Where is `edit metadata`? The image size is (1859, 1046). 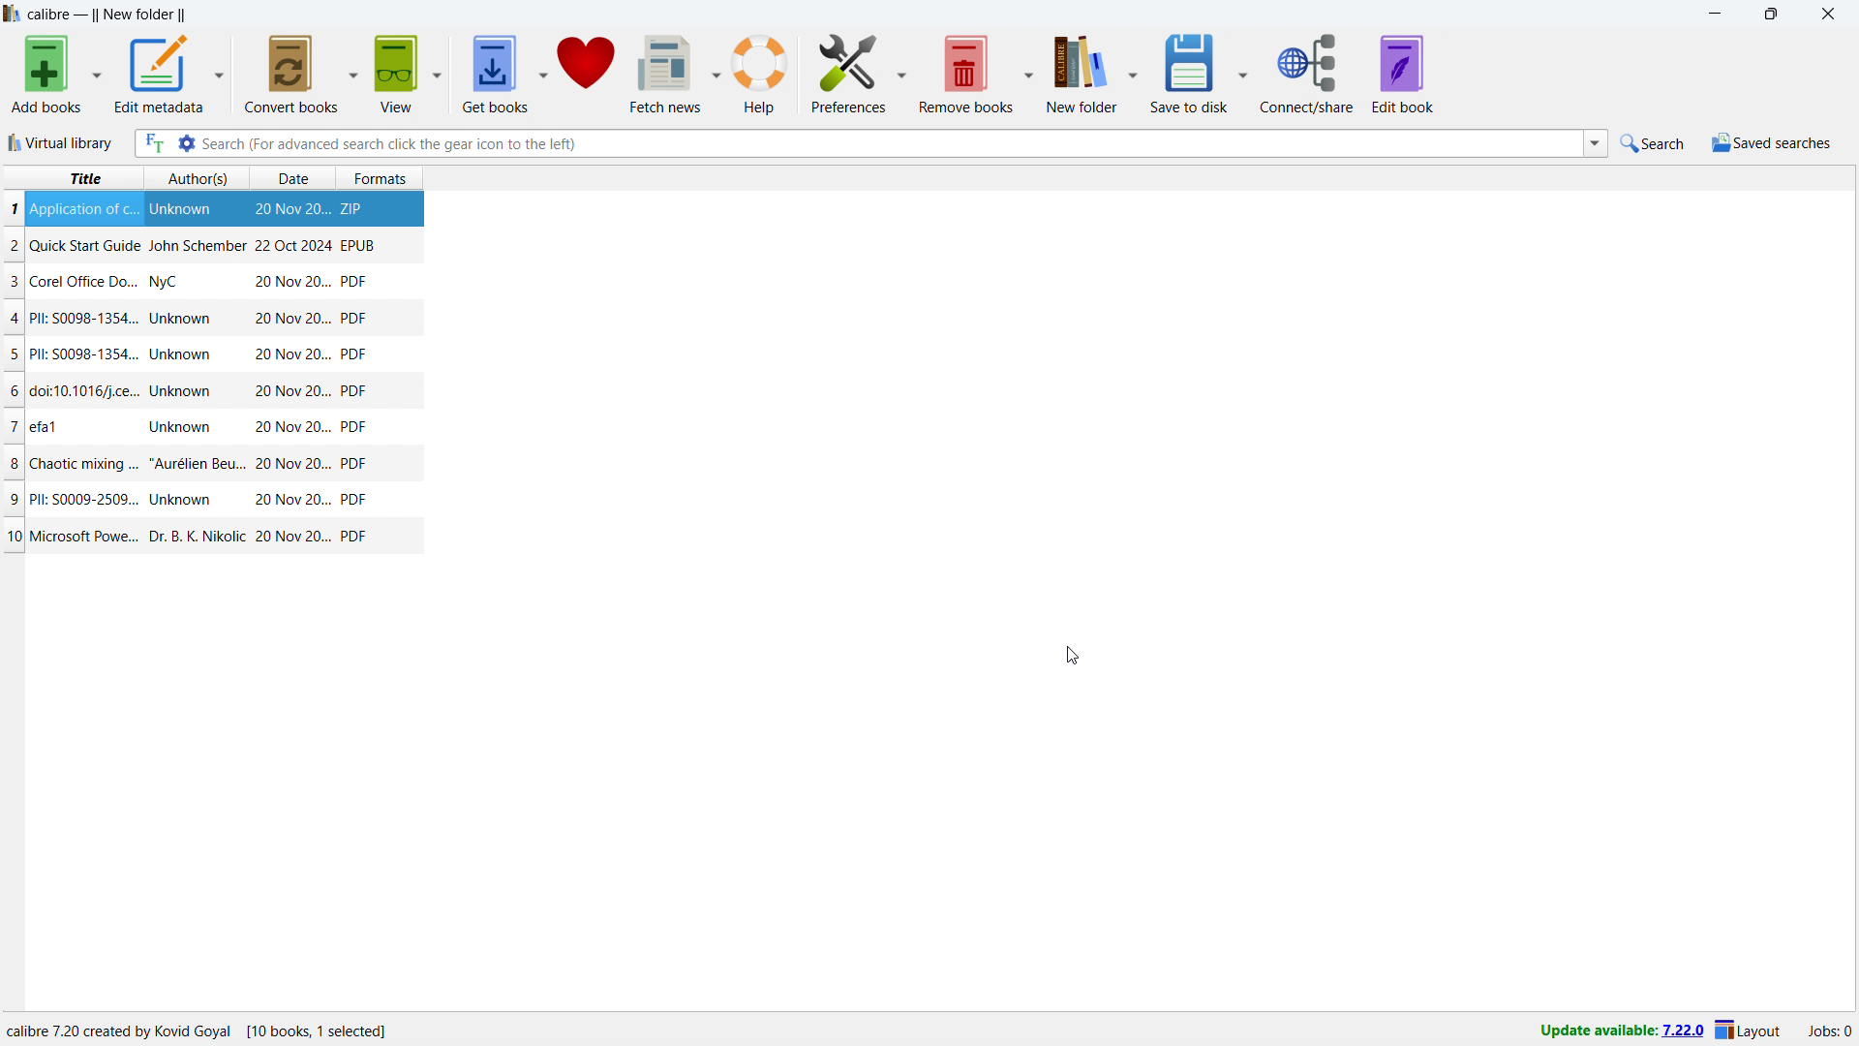
edit metadata is located at coordinates (157, 74).